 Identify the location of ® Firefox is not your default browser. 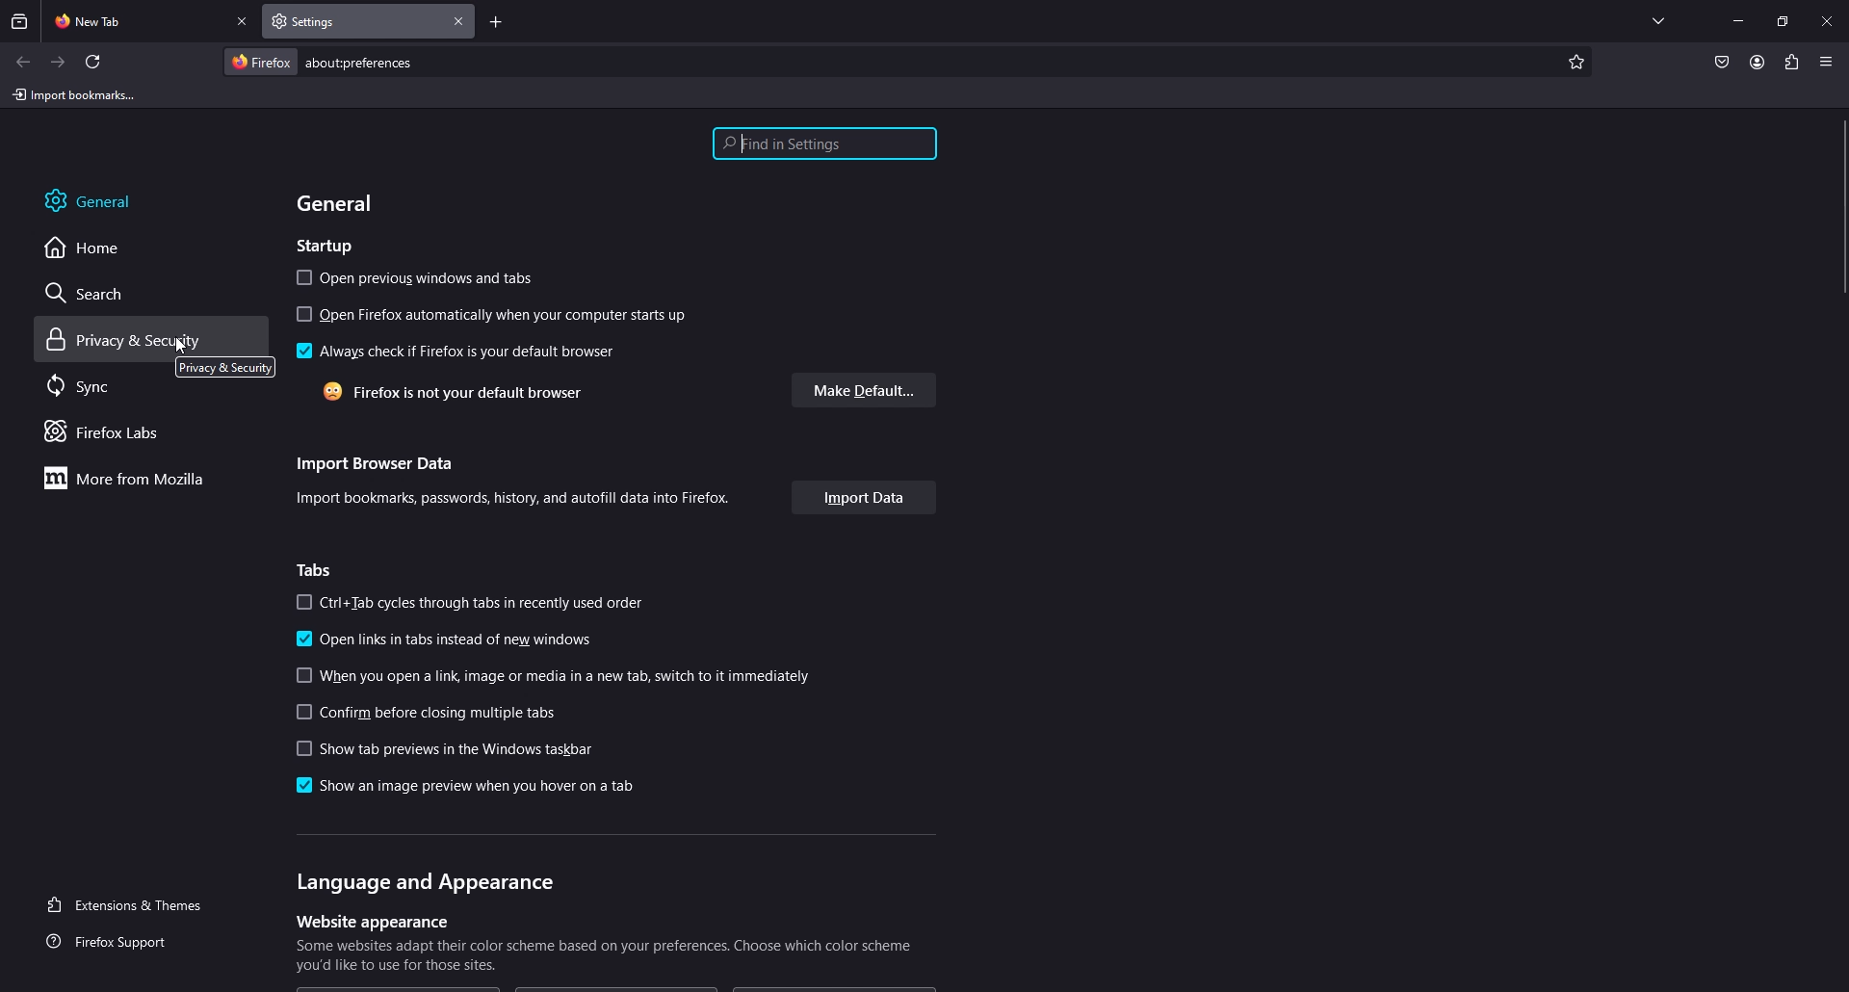
(438, 393).